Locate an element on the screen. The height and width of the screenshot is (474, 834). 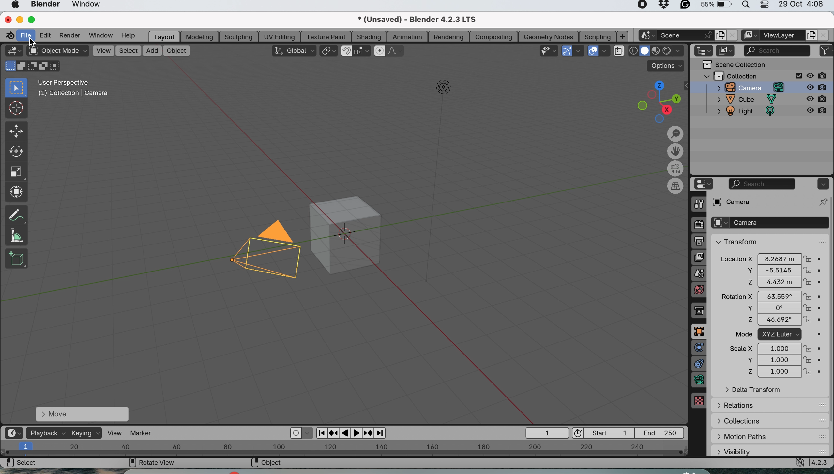
preset views is located at coordinates (655, 102).